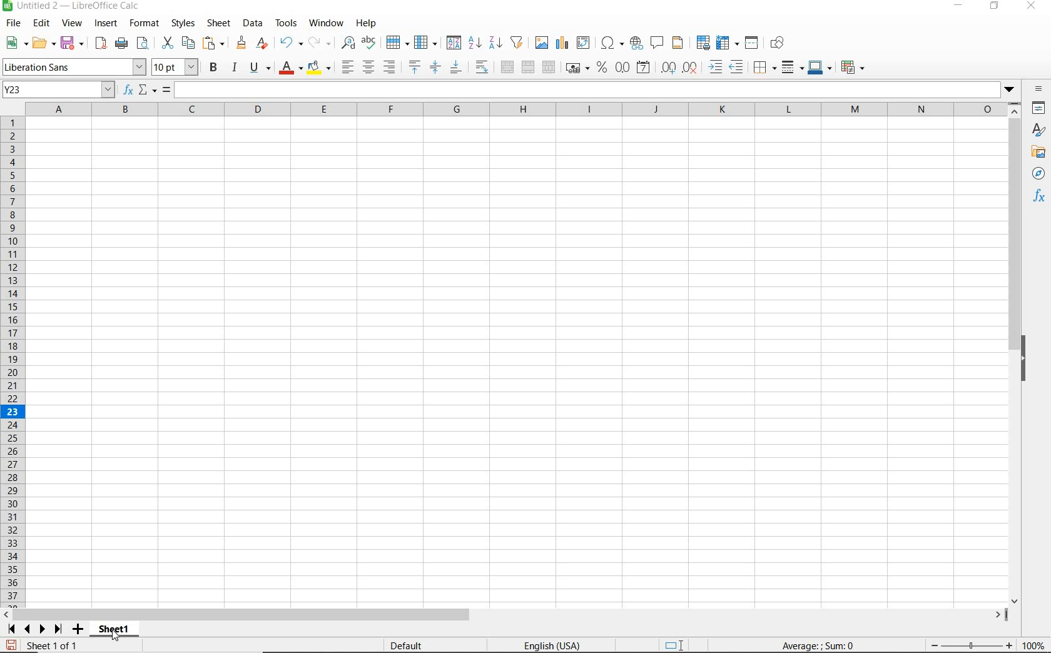 The width and height of the screenshot is (1051, 653). Describe the element at coordinates (427, 645) in the screenshot. I see `DEFAULT` at that location.